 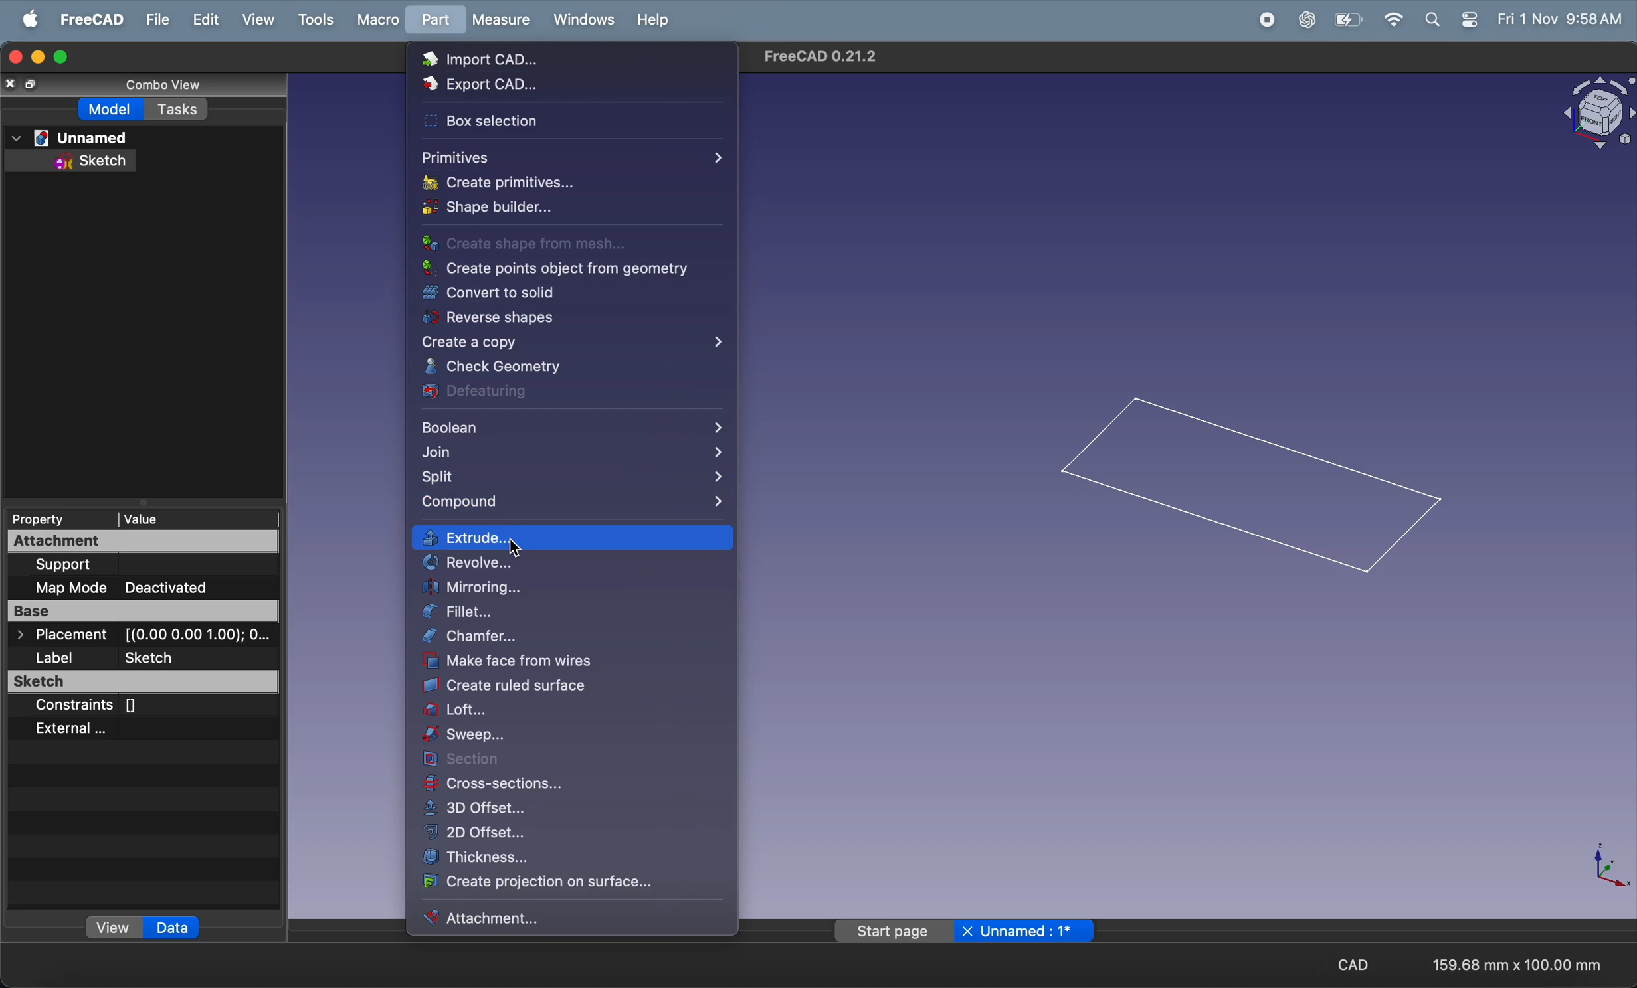 What do you see at coordinates (532, 920) in the screenshot?
I see `attachment` at bounding box center [532, 920].